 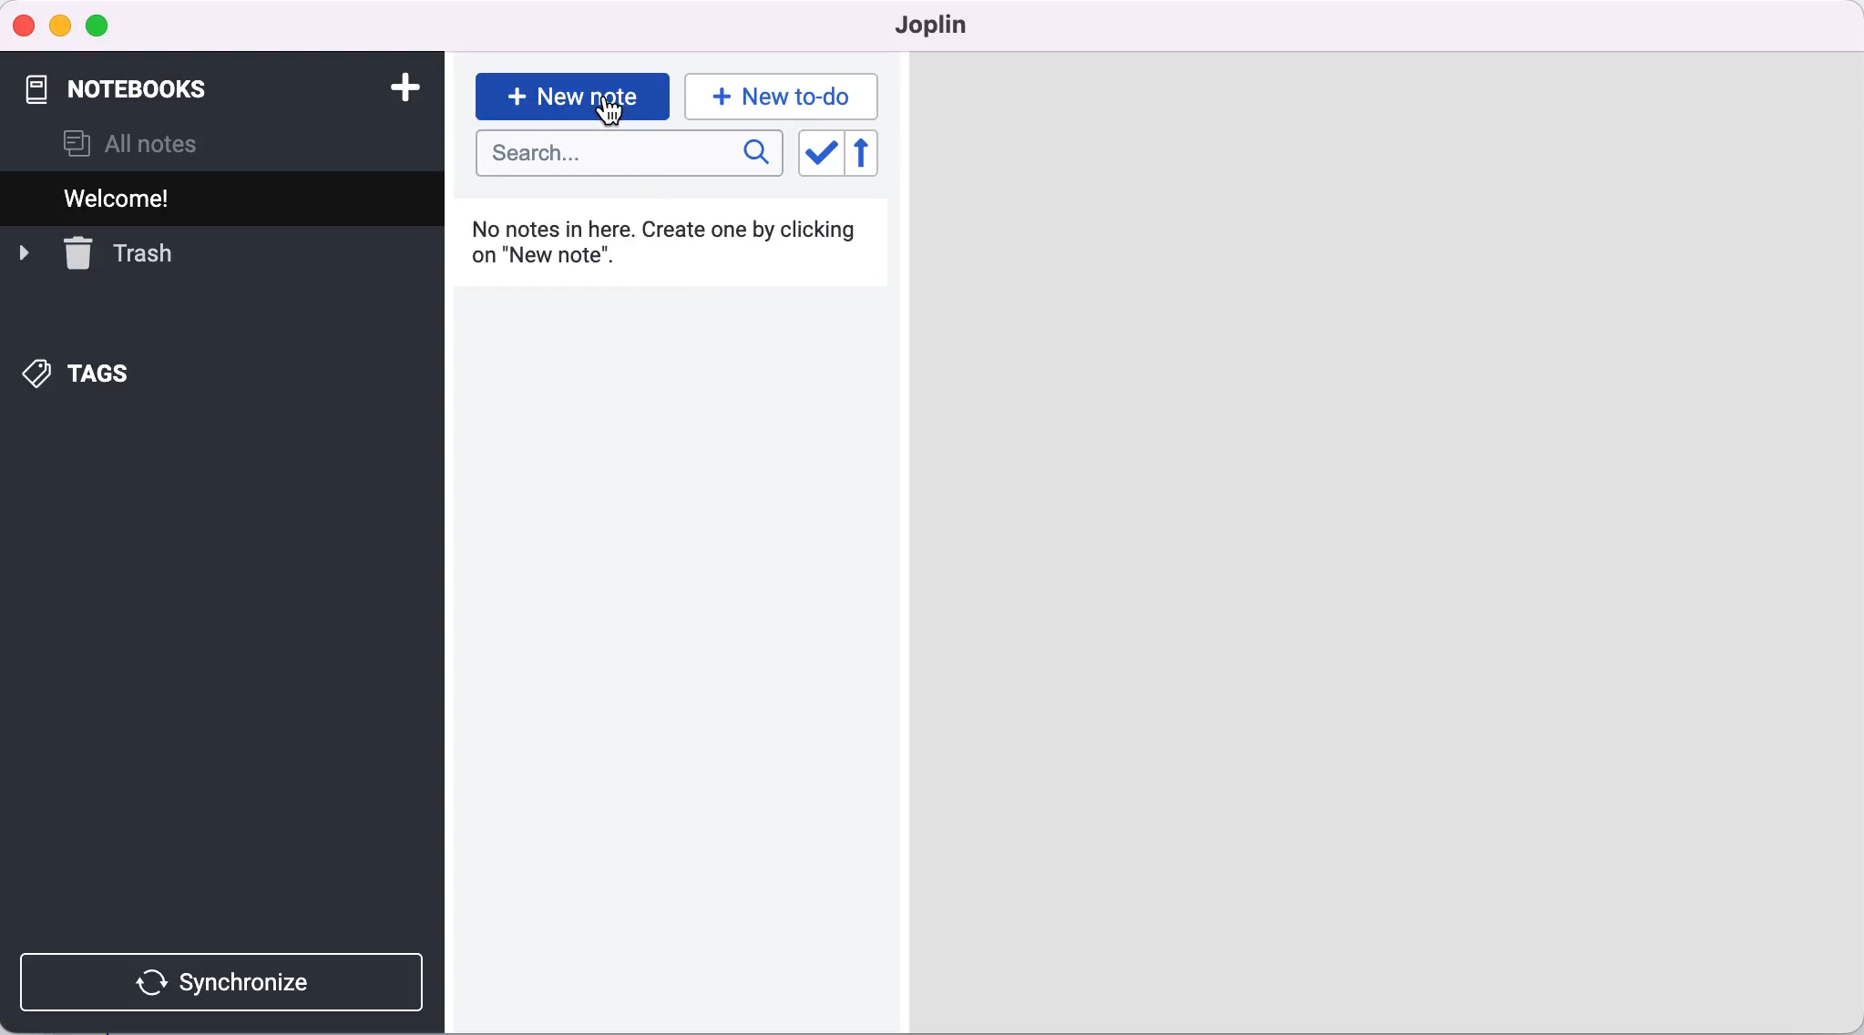 I want to click on toggle sort order field, so click(x=819, y=155).